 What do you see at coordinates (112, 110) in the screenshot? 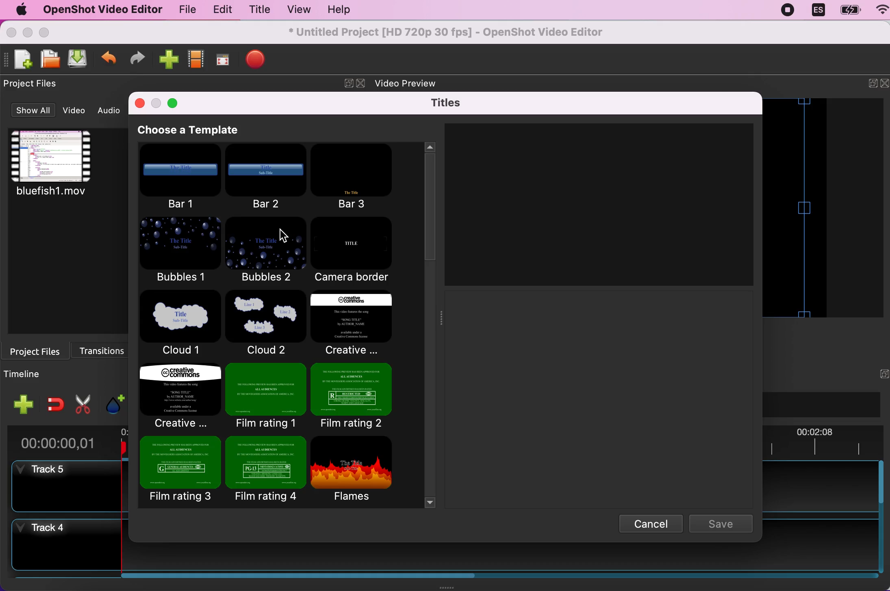
I see `audio` at bounding box center [112, 110].